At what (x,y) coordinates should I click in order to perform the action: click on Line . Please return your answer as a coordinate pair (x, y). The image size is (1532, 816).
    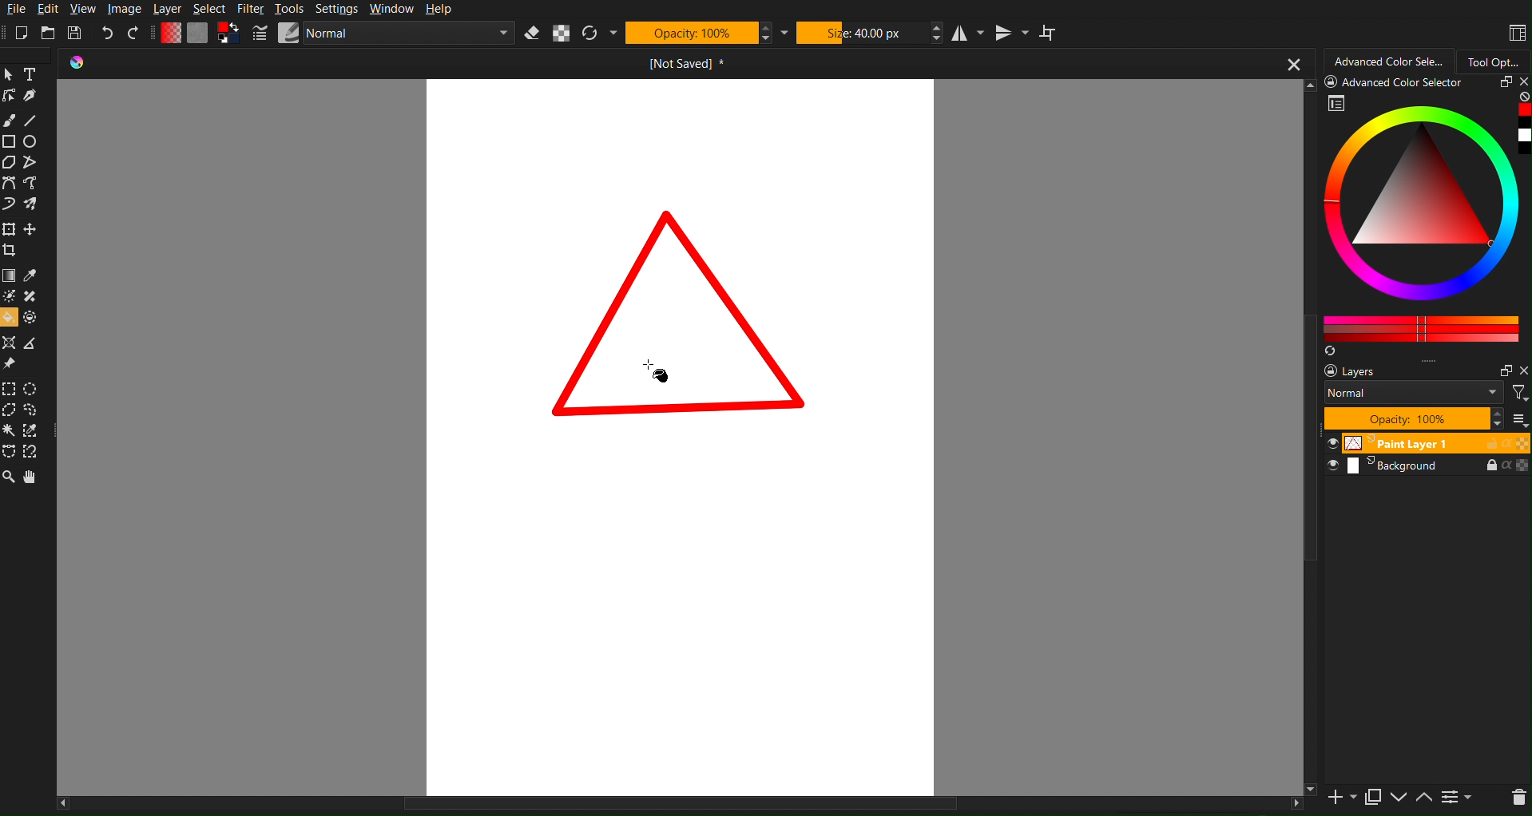
    Looking at the image, I should click on (31, 120).